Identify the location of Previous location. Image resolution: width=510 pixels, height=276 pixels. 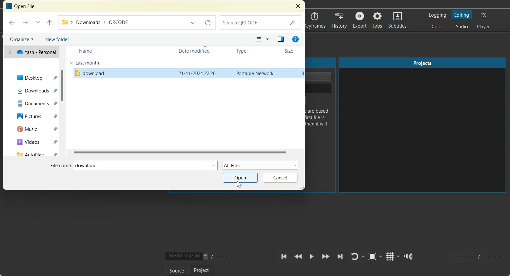
(193, 22).